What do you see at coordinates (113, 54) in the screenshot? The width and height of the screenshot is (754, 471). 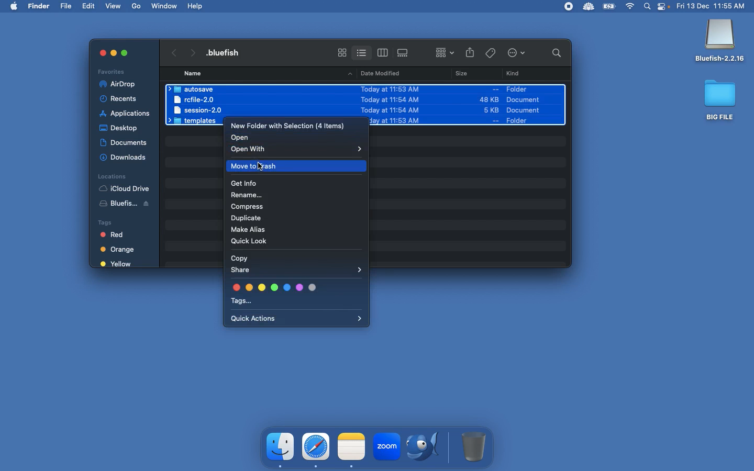 I see `minimize` at bounding box center [113, 54].